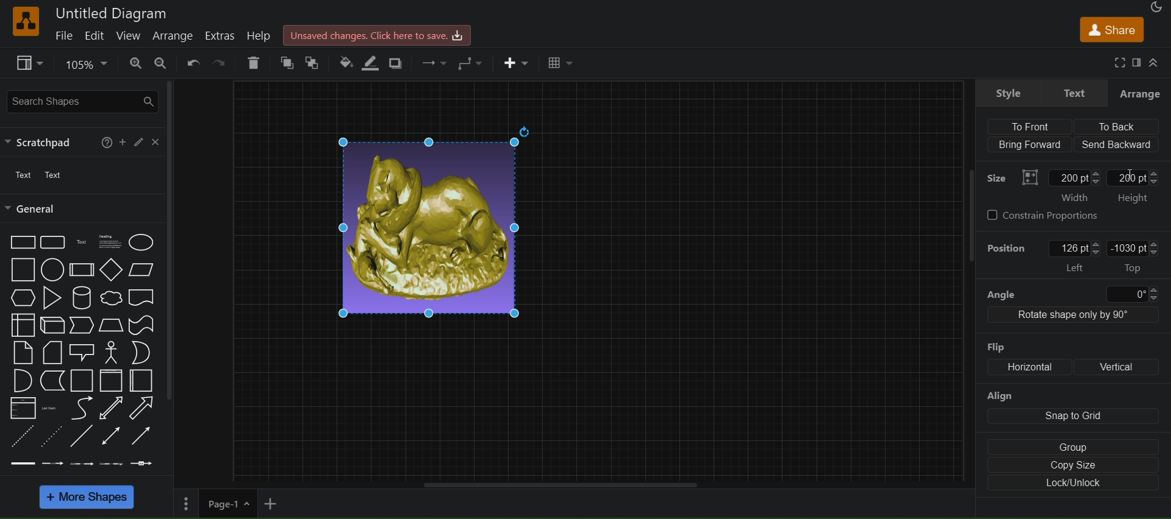  I want to click on 200pt: Height(entered), so click(1137, 185).